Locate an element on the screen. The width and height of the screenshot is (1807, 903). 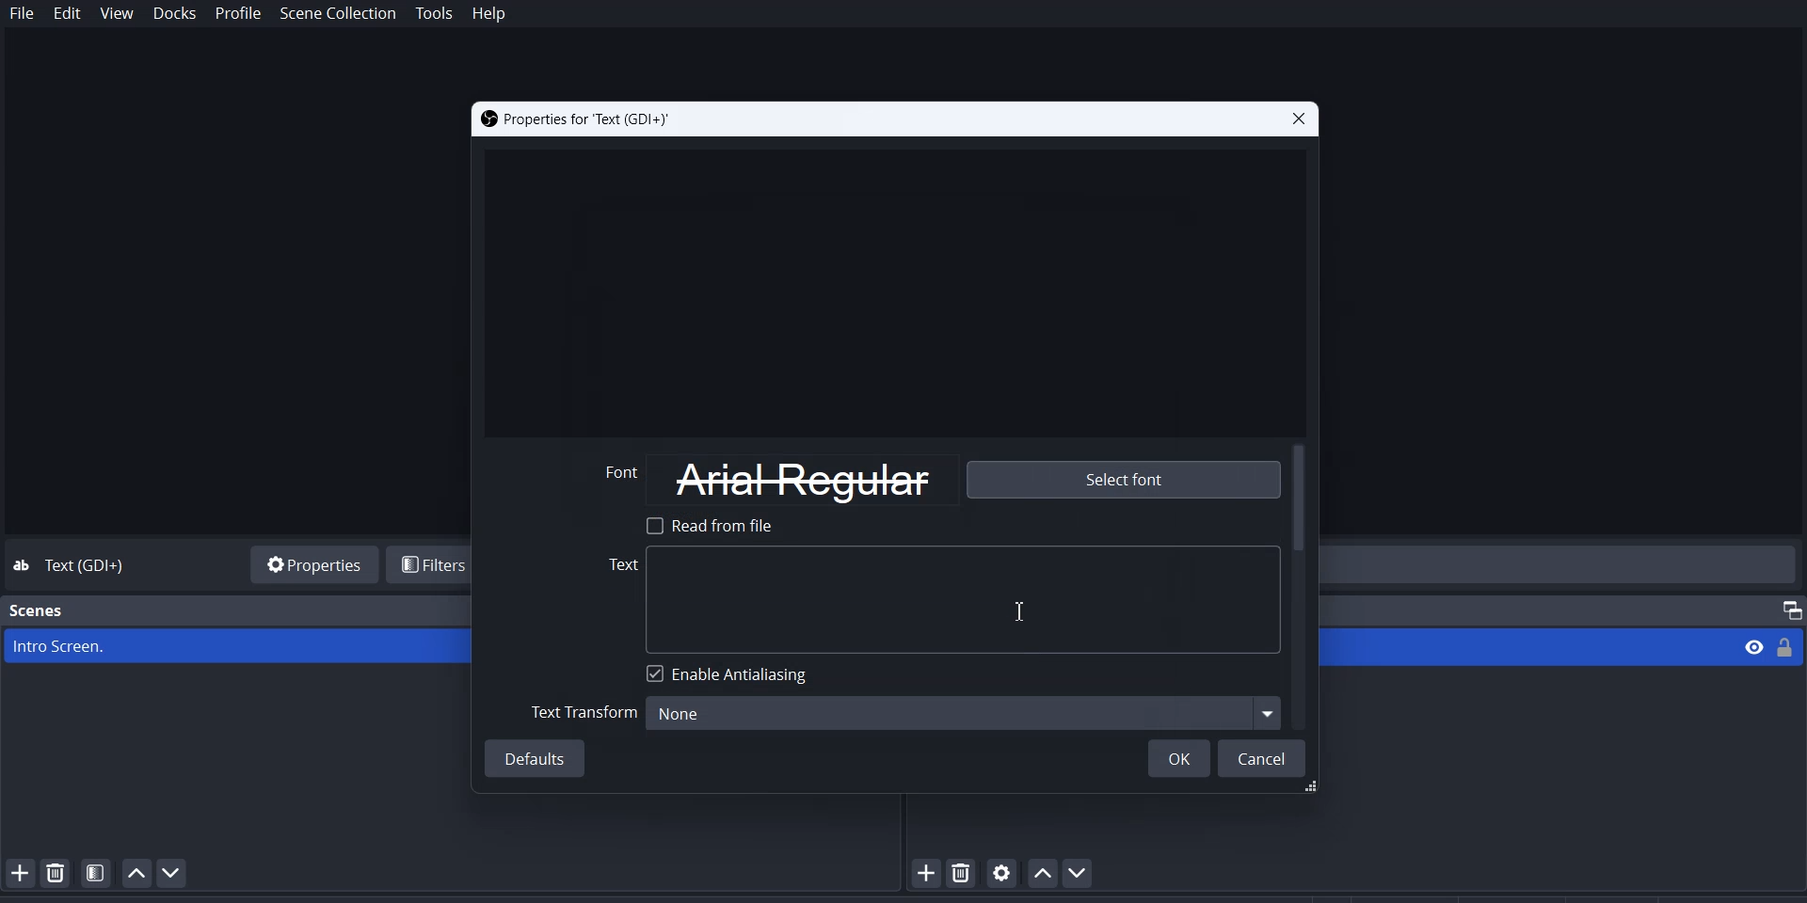
Move Source Down is located at coordinates (1081, 872).